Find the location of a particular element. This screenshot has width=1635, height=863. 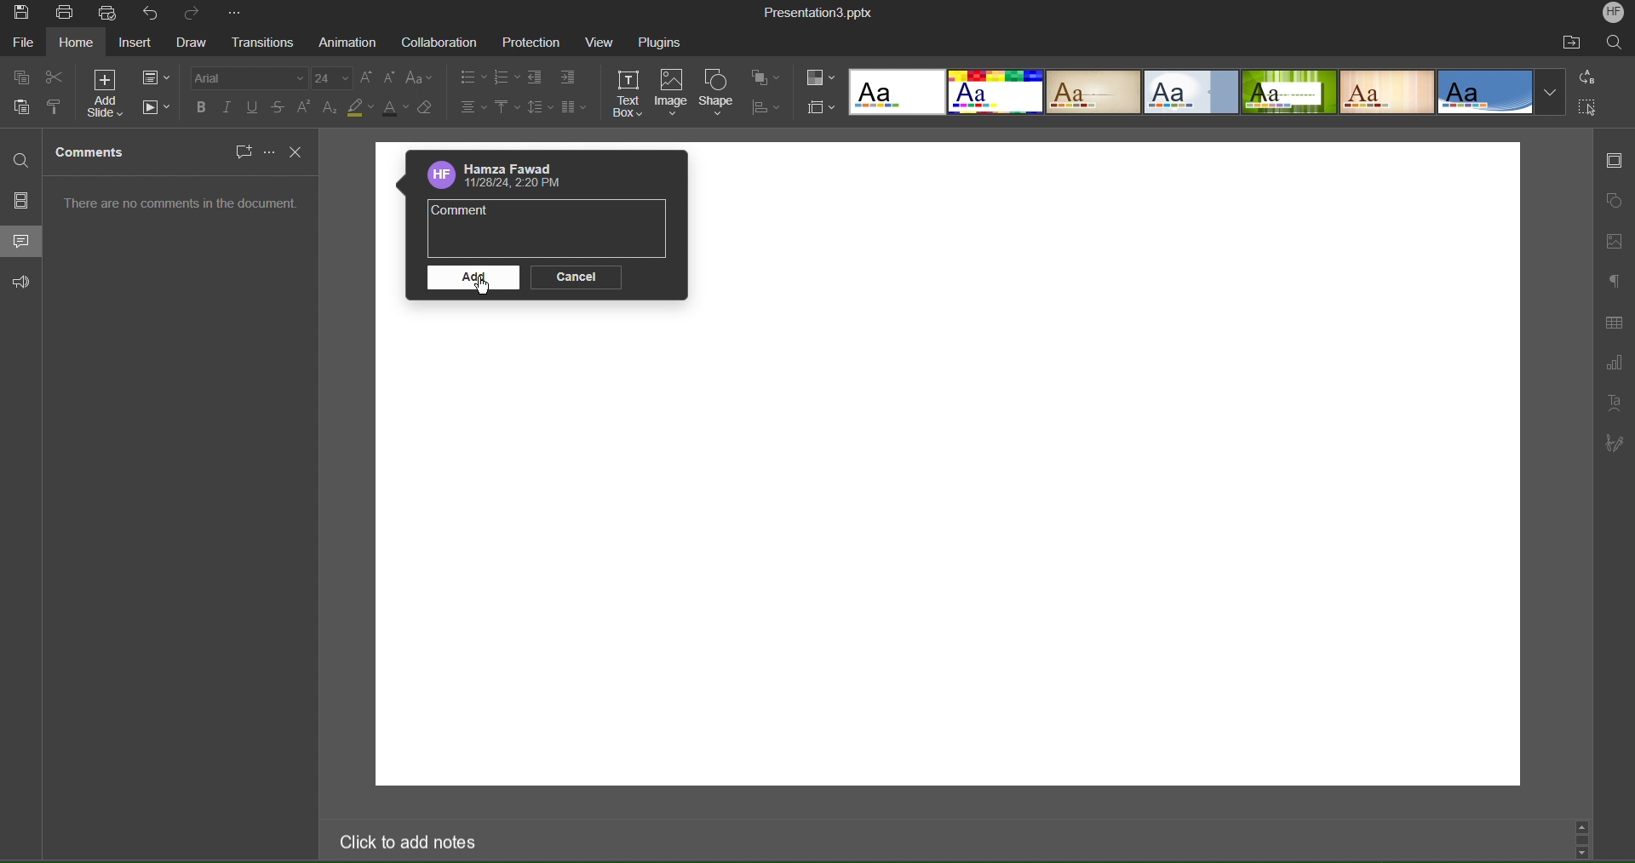

Add Slide is located at coordinates (108, 94).